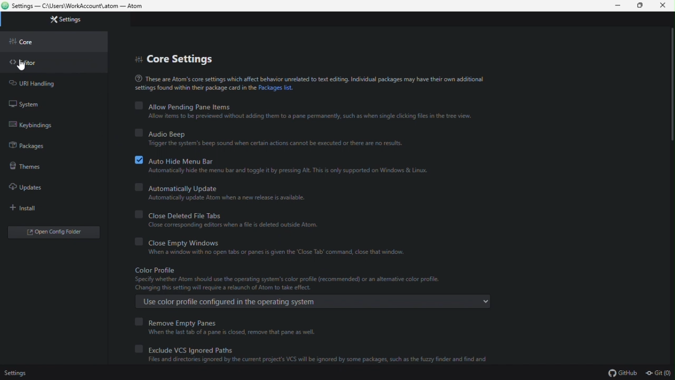 This screenshot has height=380, width=675. Describe the element at coordinates (22, 65) in the screenshot. I see `cursor` at that location.